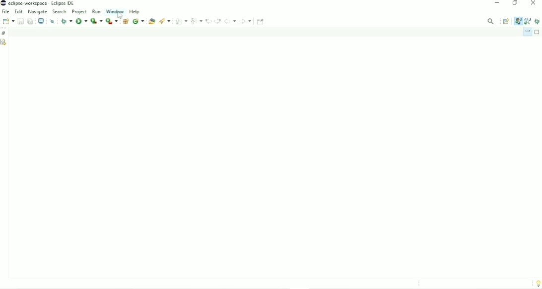 This screenshot has height=289, width=542. Describe the element at coordinates (42, 21) in the screenshot. I see `Open a terminal` at that location.